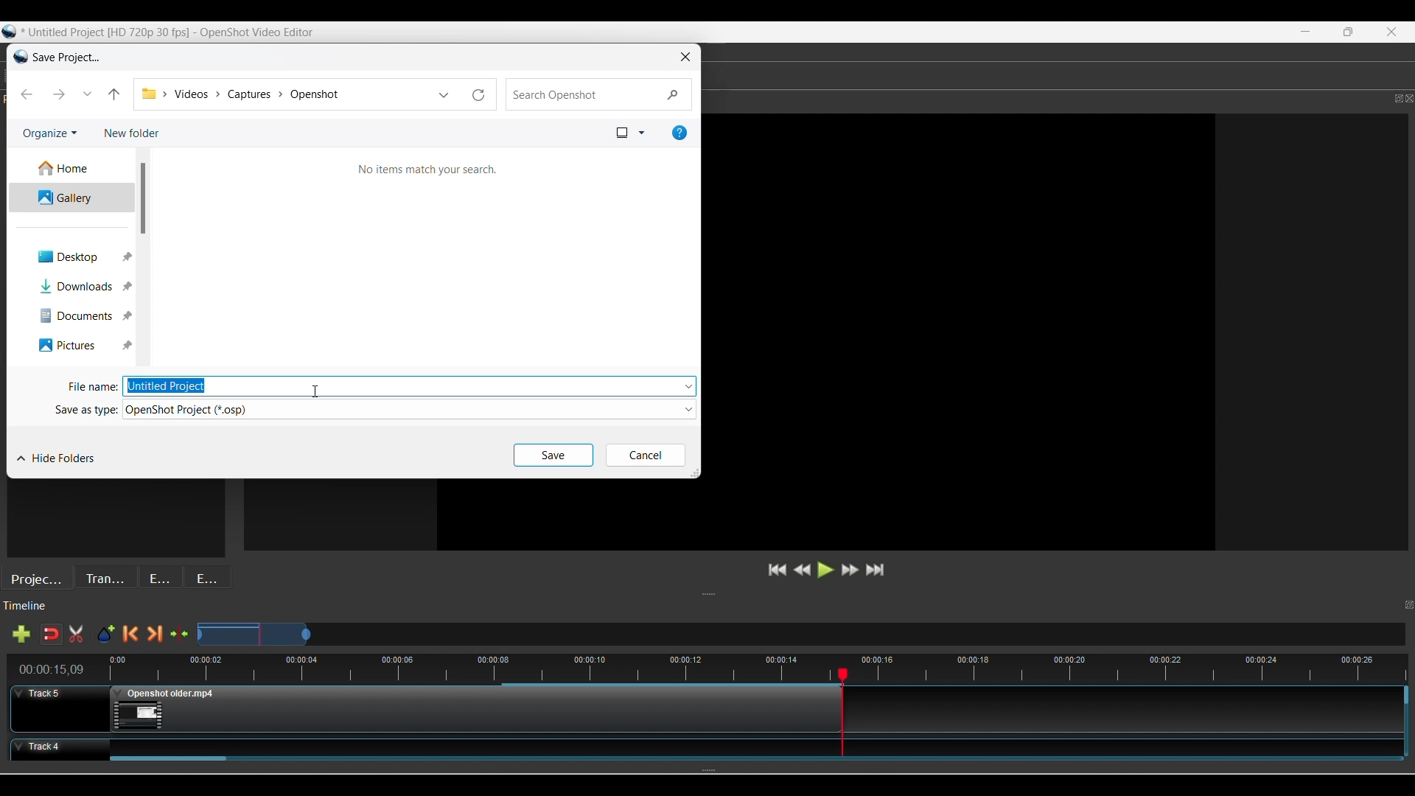 The height and width of the screenshot is (796, 1415). What do you see at coordinates (689, 387) in the screenshot?
I see `File options` at bounding box center [689, 387].